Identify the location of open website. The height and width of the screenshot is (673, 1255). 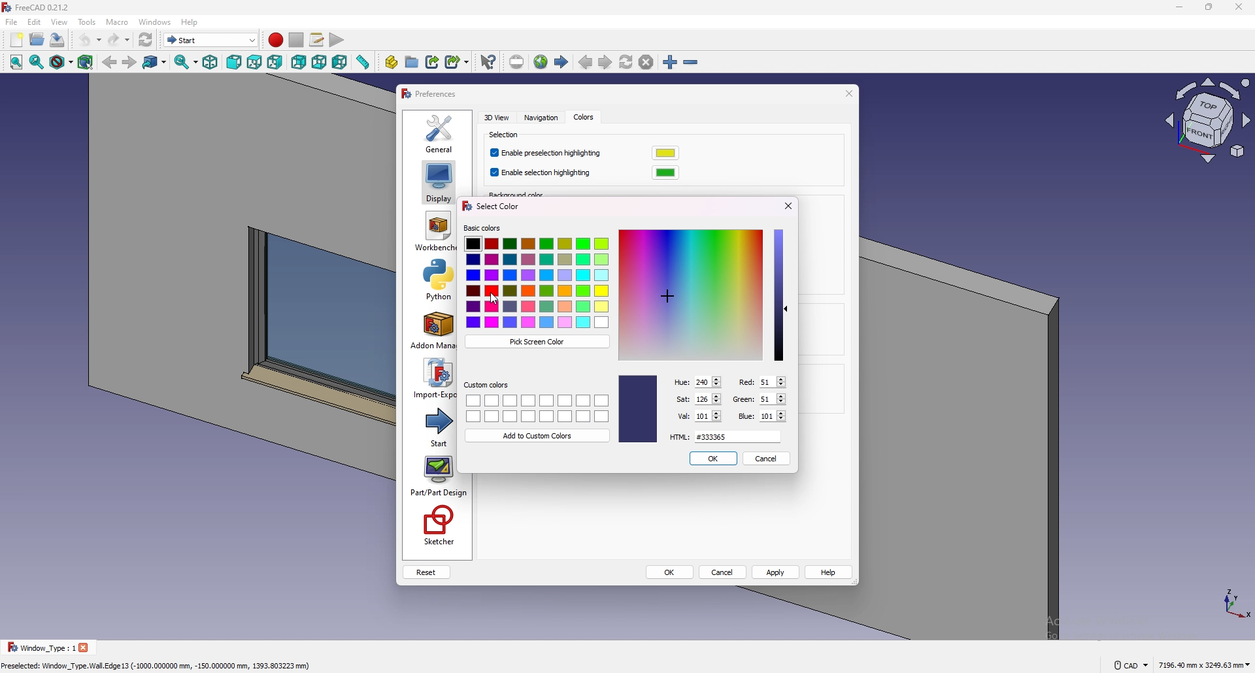
(542, 62).